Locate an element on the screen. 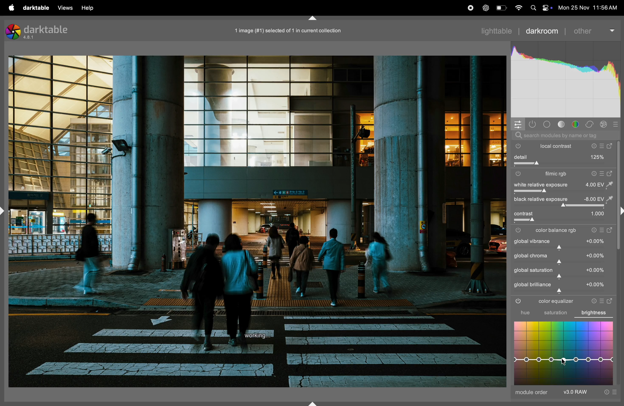  filmic rgb switch off is located at coordinates (518, 174).